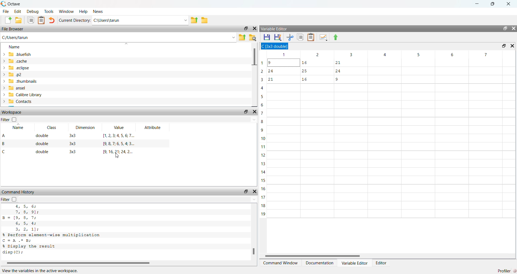 The image size is (517, 274). Describe the element at coordinates (253, 37) in the screenshot. I see `Folder Settings` at that location.